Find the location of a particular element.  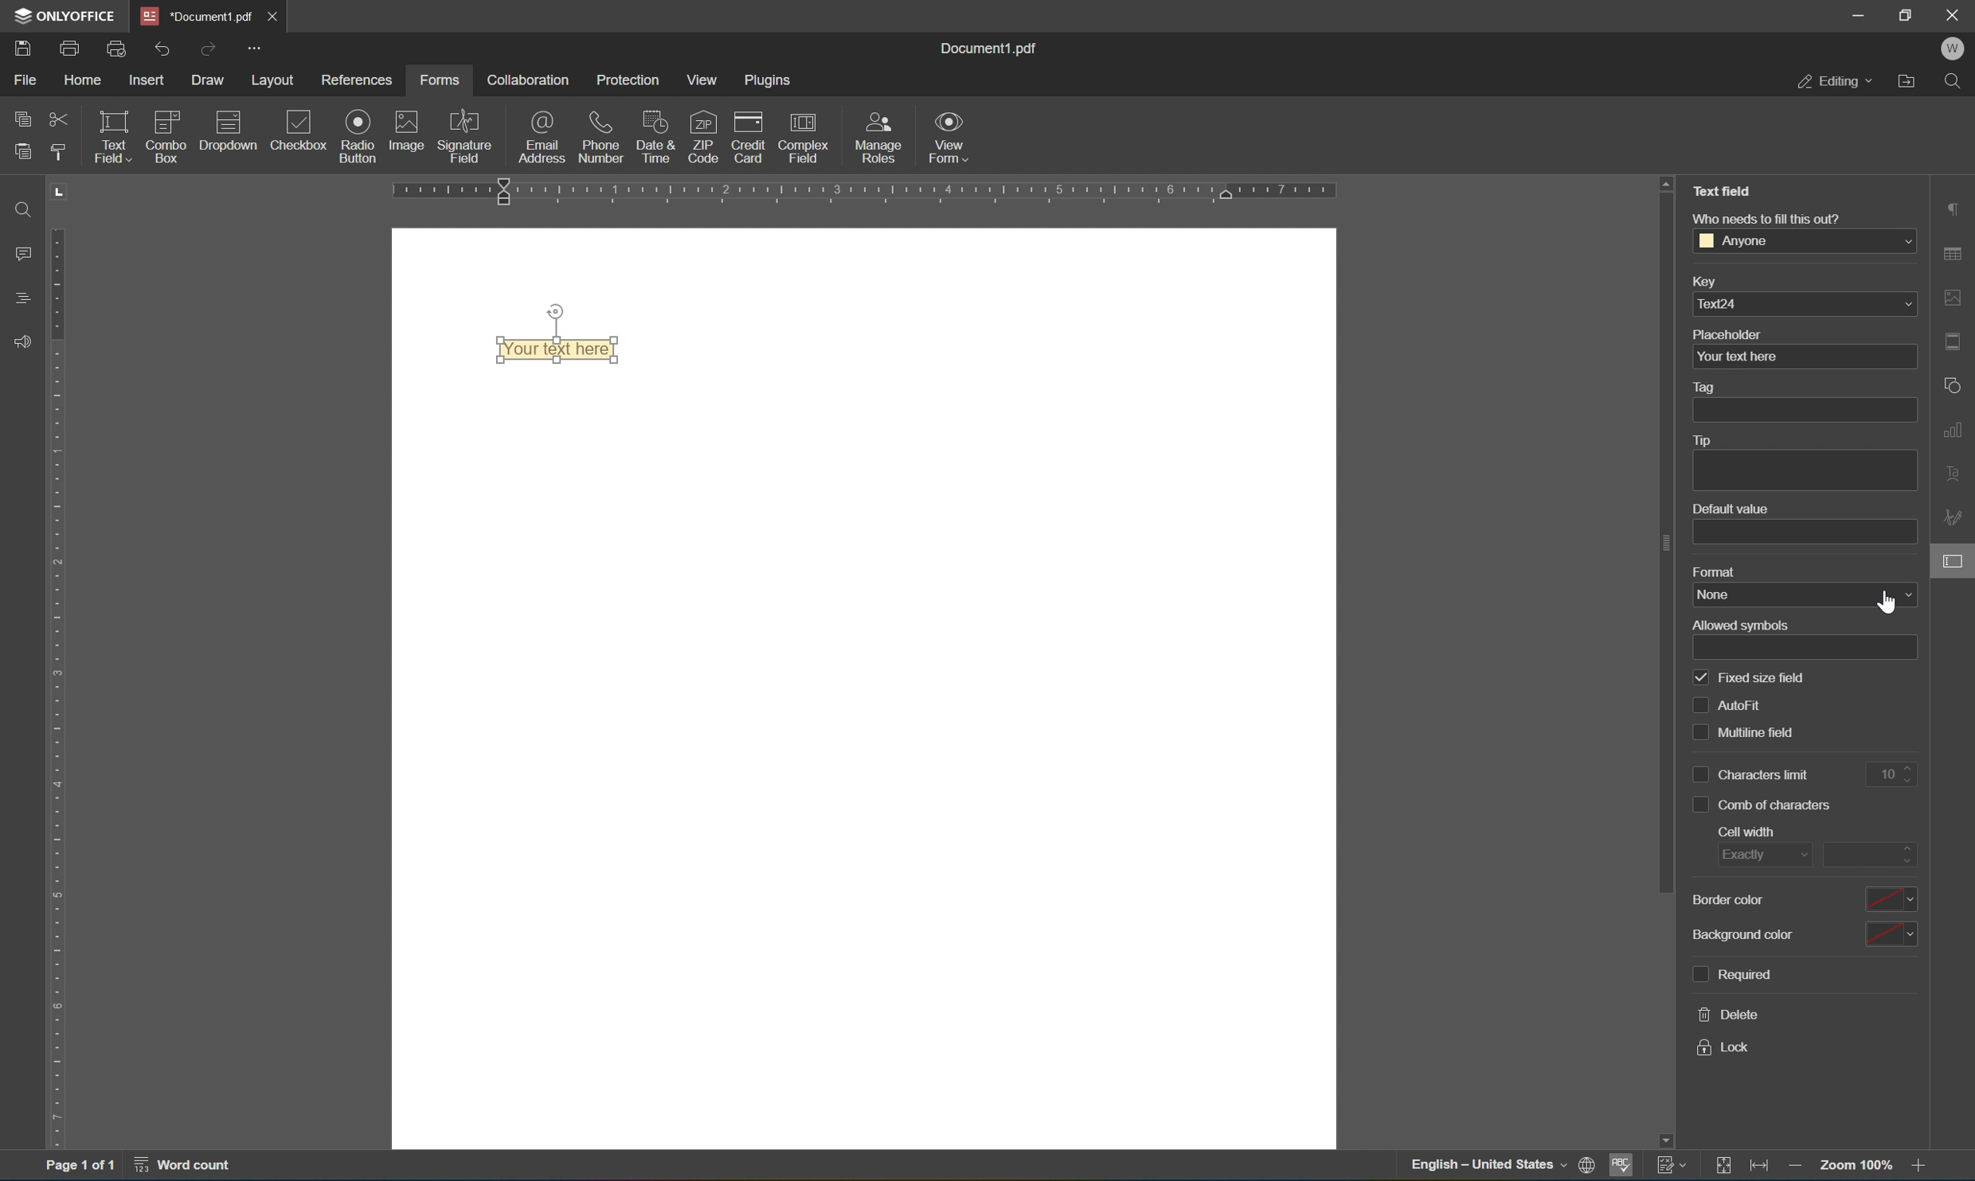

rotate is located at coordinates (556, 311).